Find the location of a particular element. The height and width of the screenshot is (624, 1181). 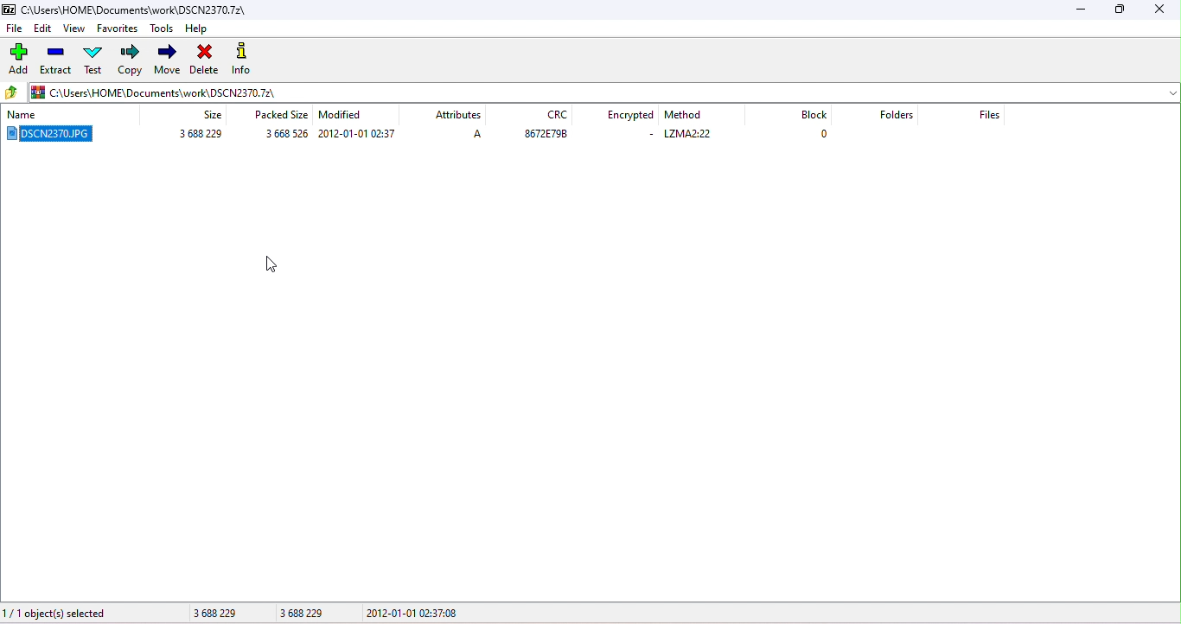

A is located at coordinates (477, 132).